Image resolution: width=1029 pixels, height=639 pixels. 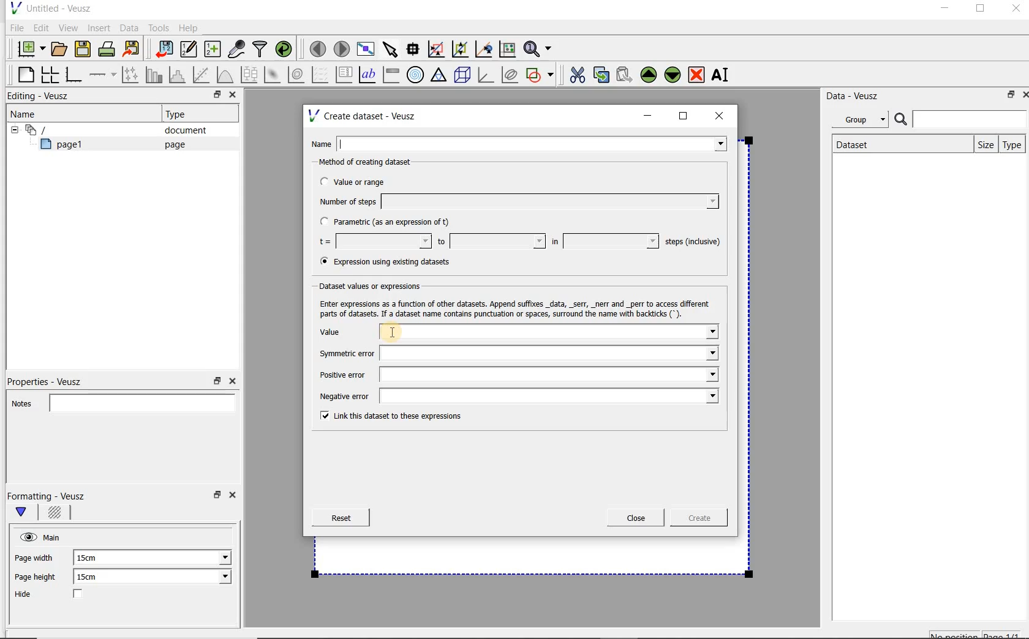 What do you see at coordinates (40, 28) in the screenshot?
I see `Edit` at bounding box center [40, 28].